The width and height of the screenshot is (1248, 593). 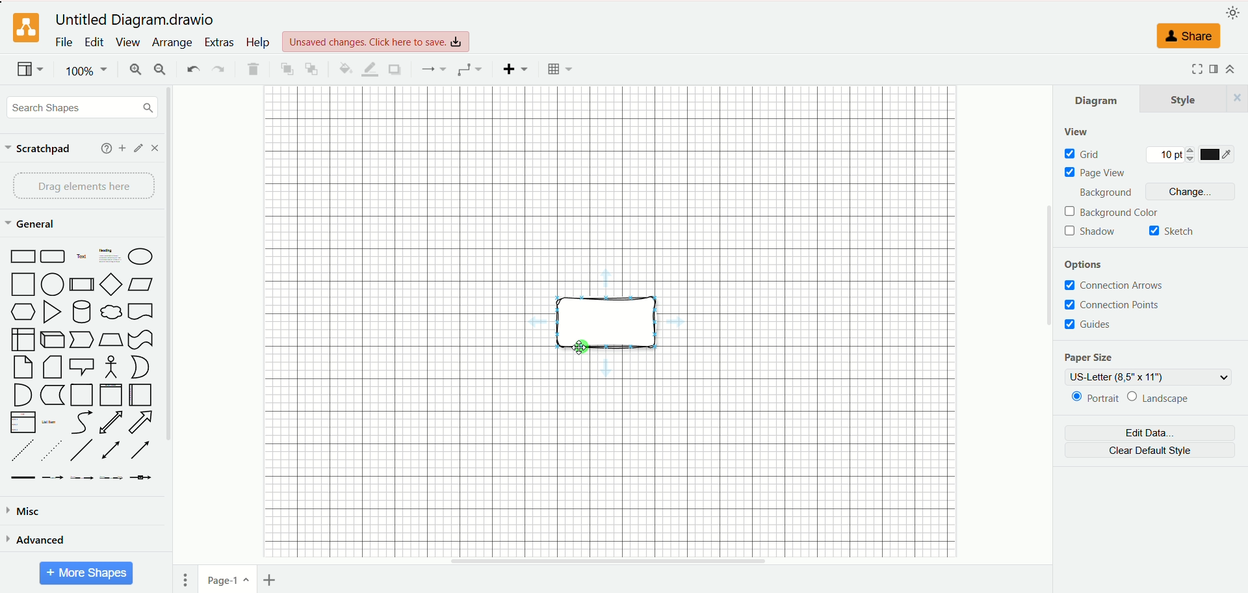 I want to click on canvas, so click(x=614, y=320).